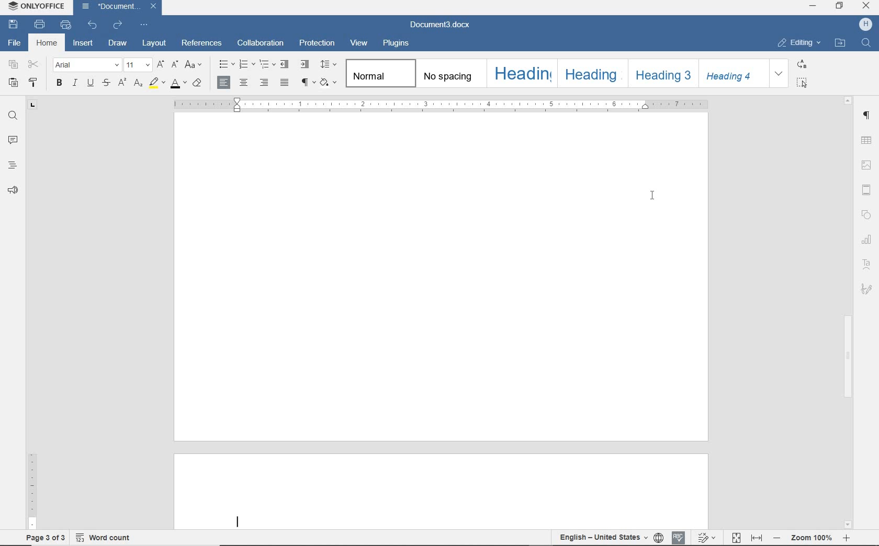 The height and width of the screenshot is (546, 879). I want to click on PAGE 3 OF 3, so click(43, 536).